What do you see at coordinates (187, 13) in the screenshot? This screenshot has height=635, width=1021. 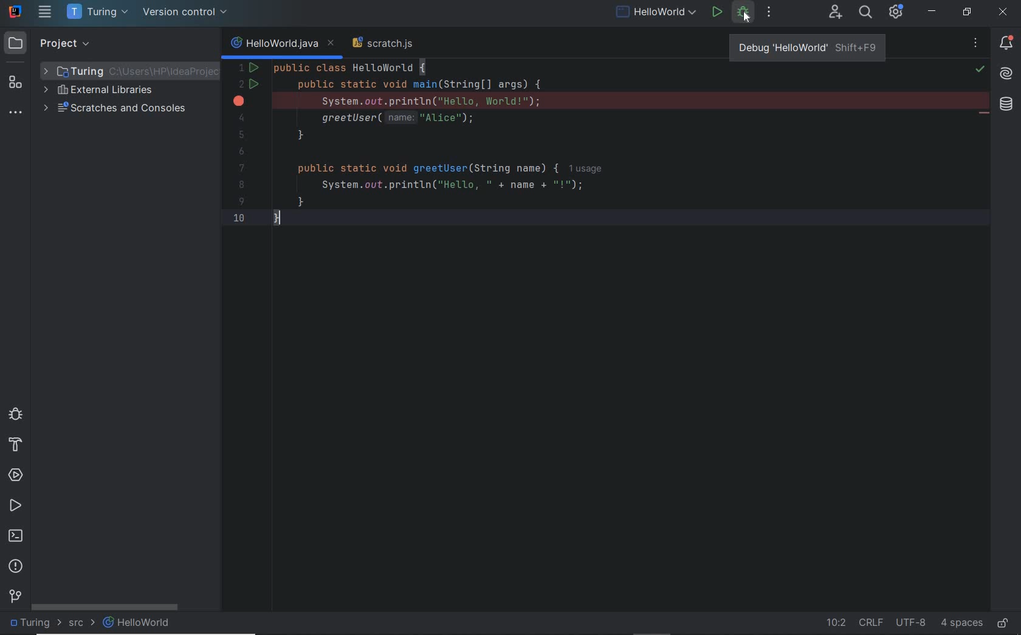 I see `version control` at bounding box center [187, 13].